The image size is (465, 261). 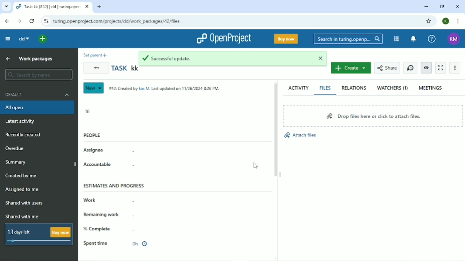 I want to click on Reload this page, so click(x=32, y=20).